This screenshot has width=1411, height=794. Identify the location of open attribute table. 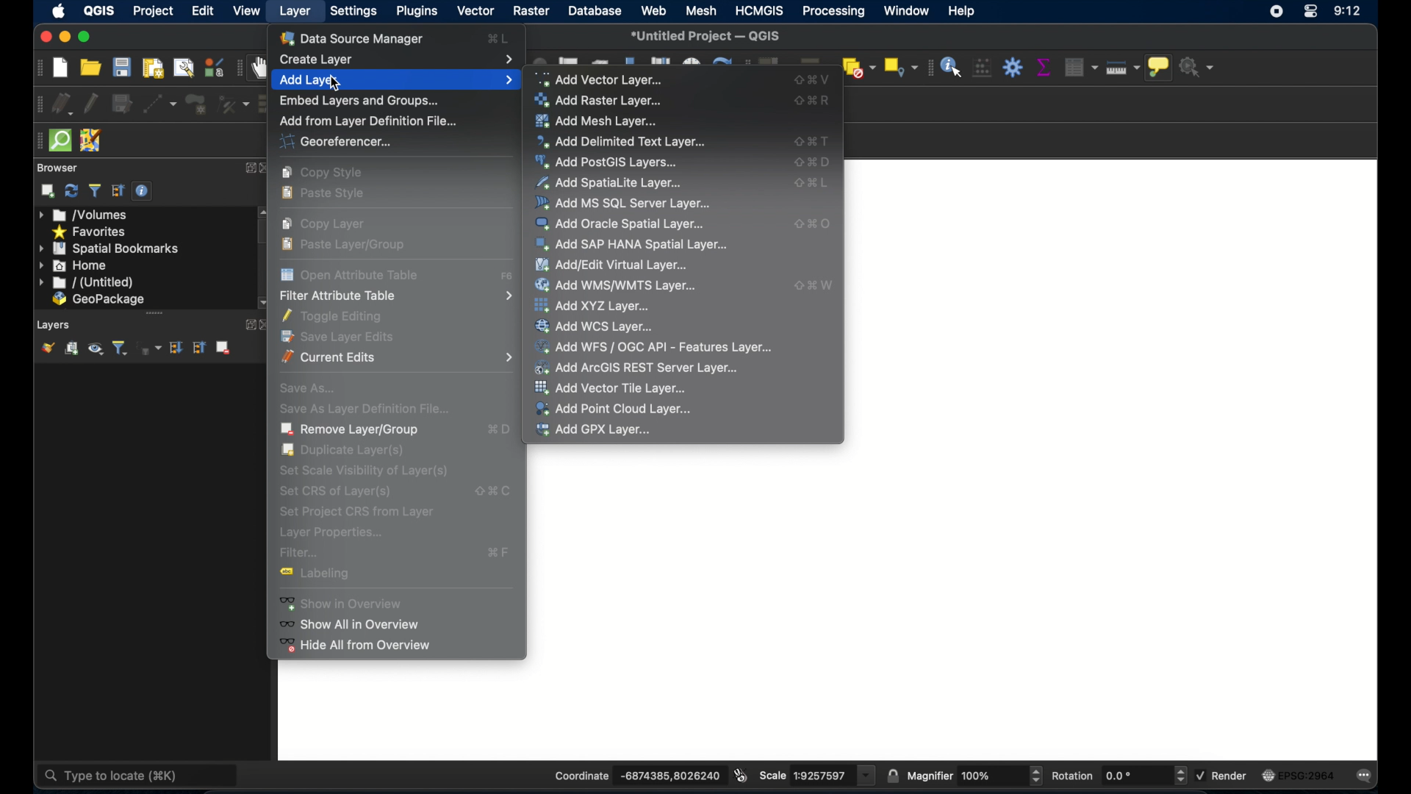
(1083, 67).